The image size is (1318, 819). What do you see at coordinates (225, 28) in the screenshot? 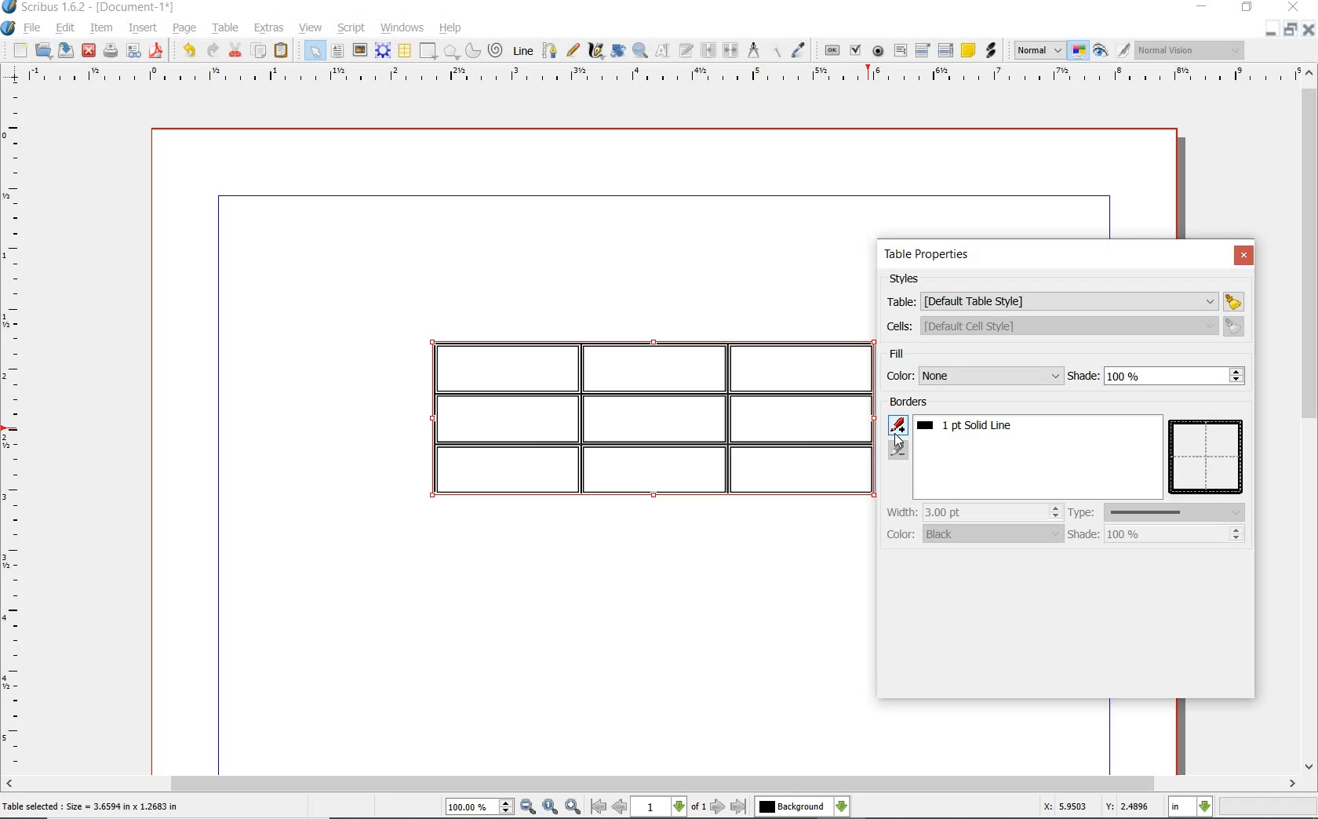
I see `table` at bounding box center [225, 28].